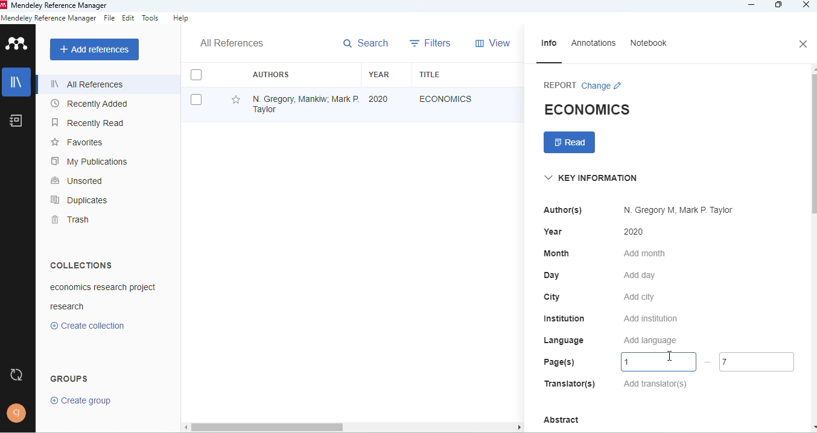 The height and width of the screenshot is (433, 817). I want to click on add language, so click(650, 341).